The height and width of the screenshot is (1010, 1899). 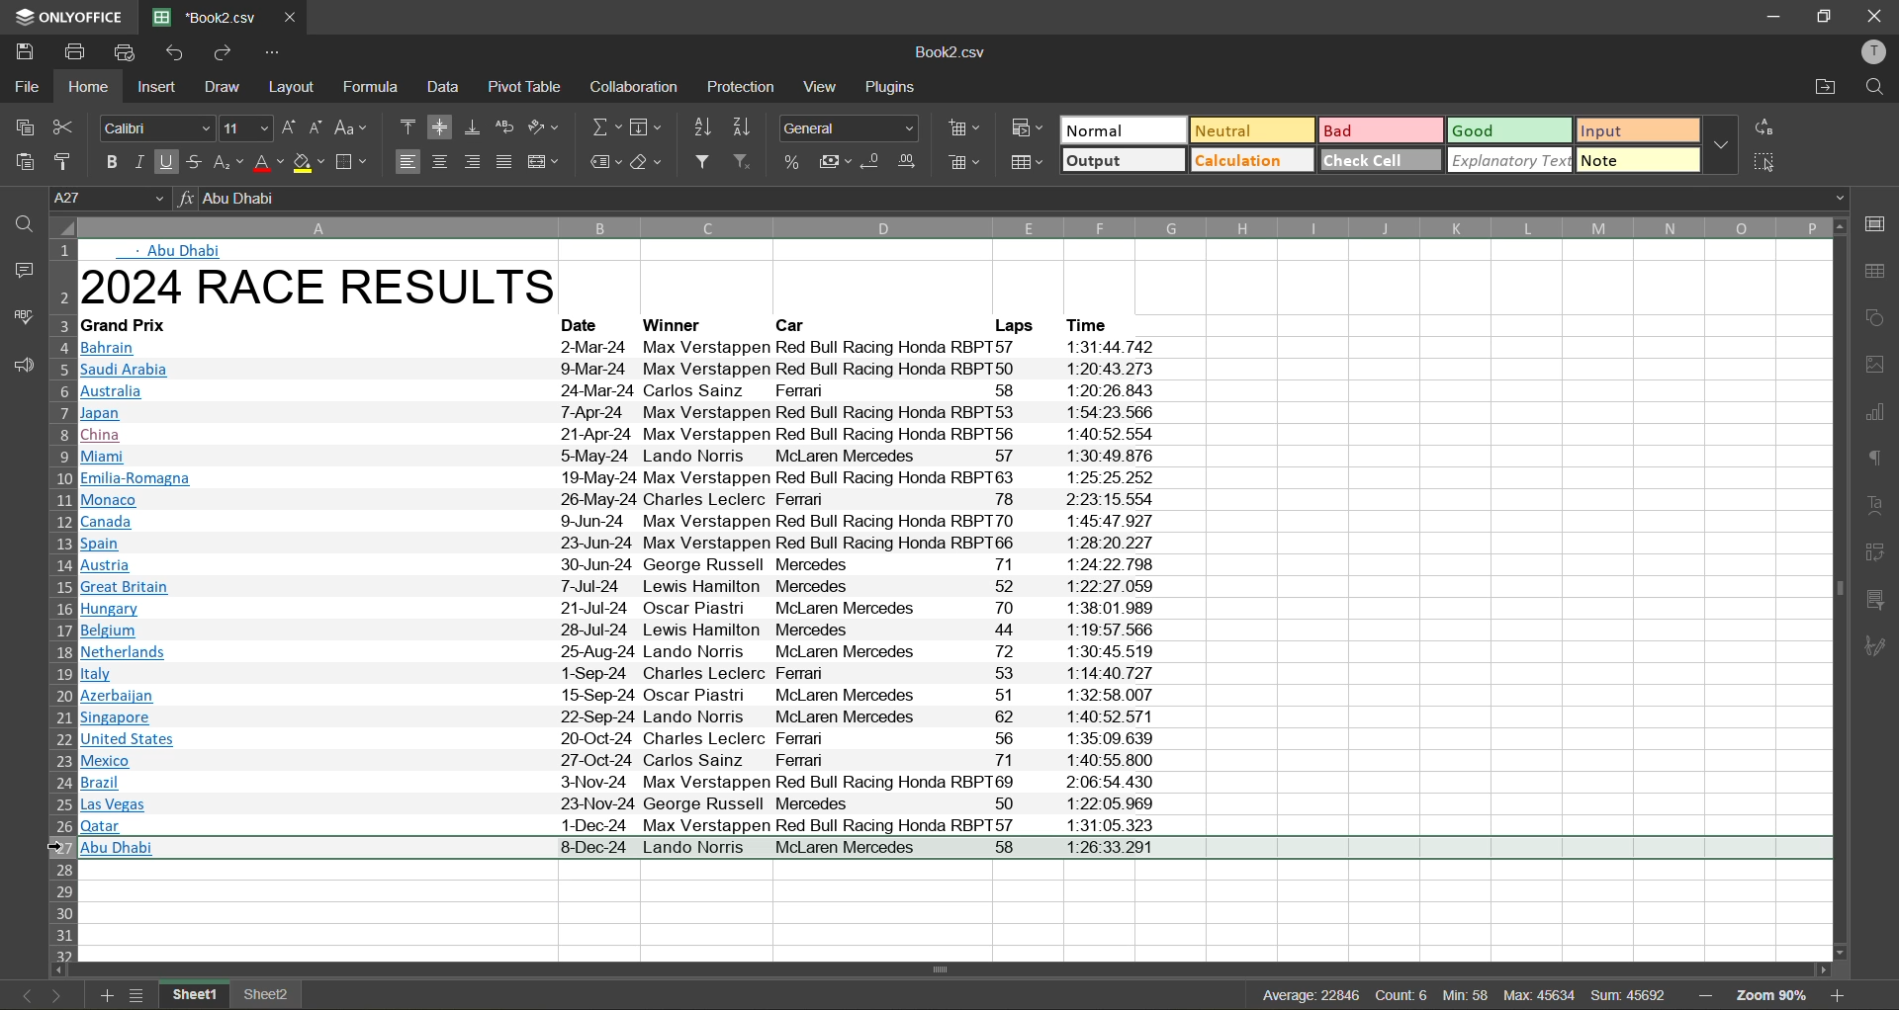 What do you see at coordinates (408, 129) in the screenshot?
I see `align top` at bounding box center [408, 129].